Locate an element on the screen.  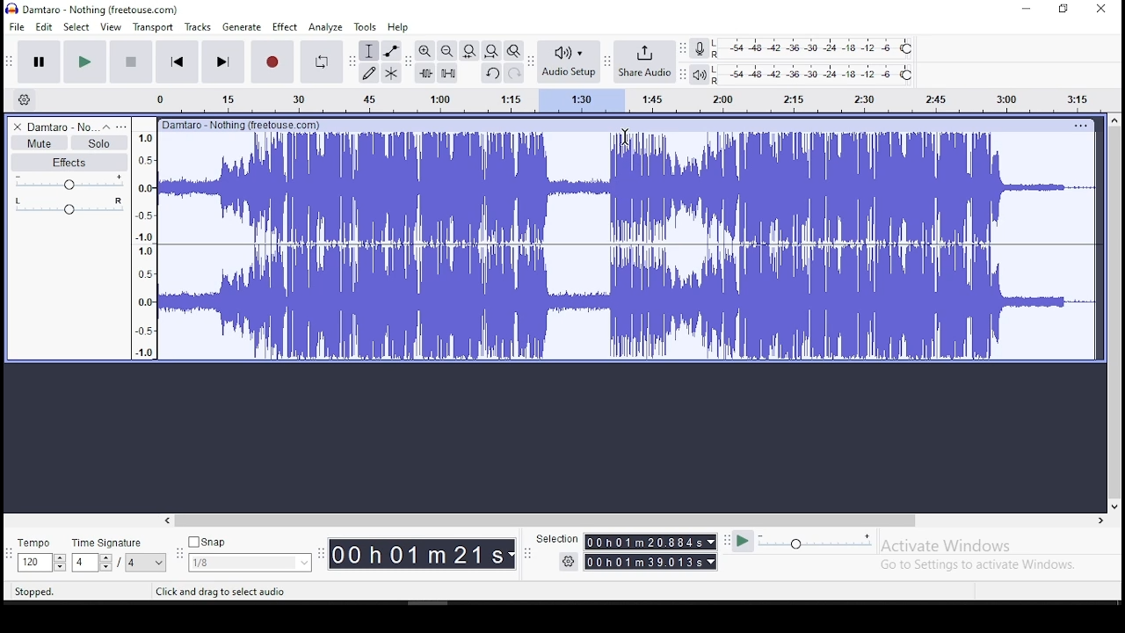
delete track is located at coordinates (18, 127).